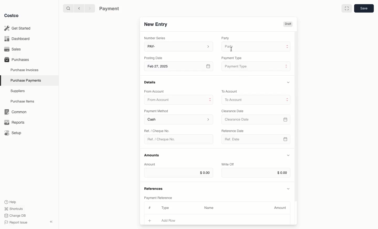  What do you see at coordinates (16, 223) in the screenshot?
I see `Report Issue` at bounding box center [16, 223].